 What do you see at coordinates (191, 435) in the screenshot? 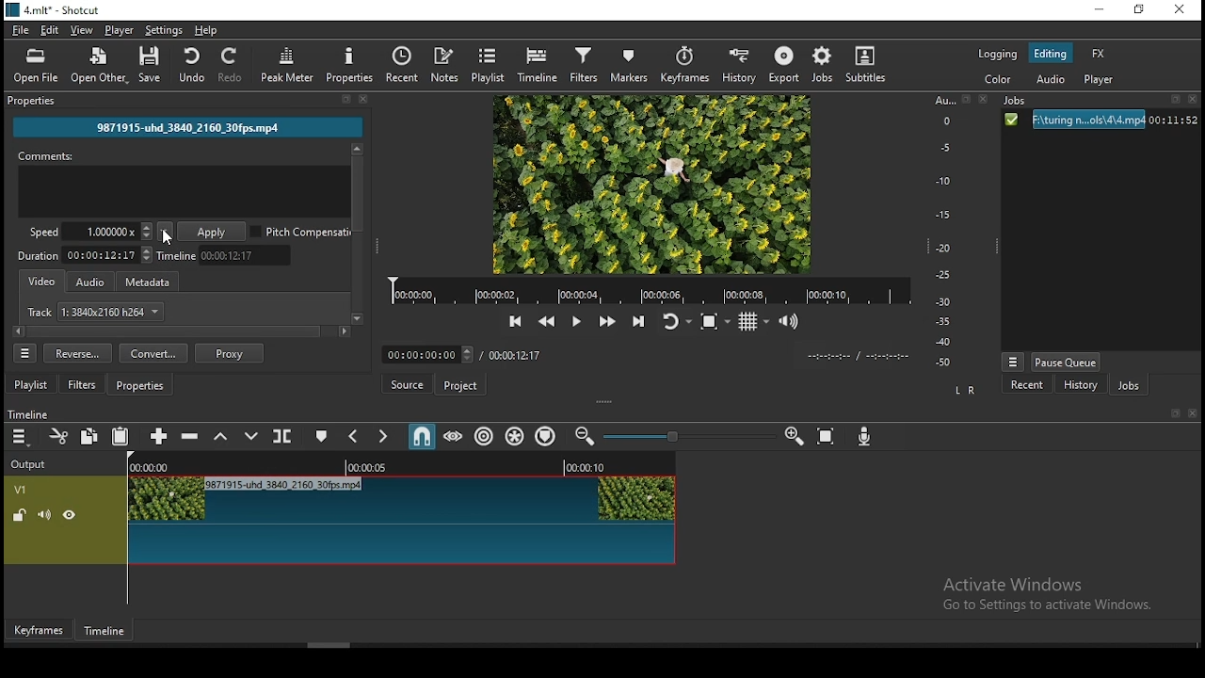
I see `ripple delete` at bounding box center [191, 435].